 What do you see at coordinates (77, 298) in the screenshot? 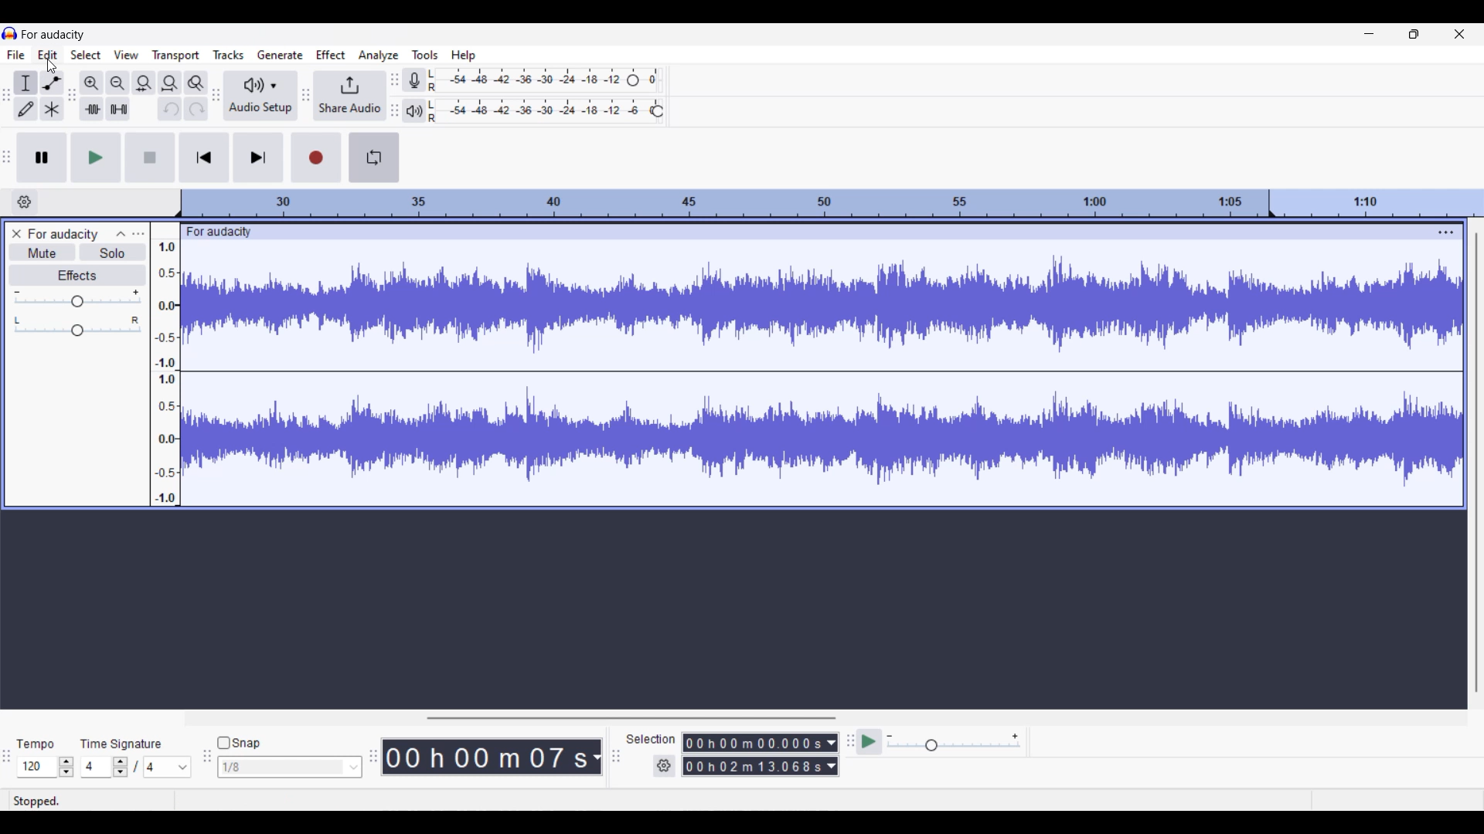
I see `Volume scale` at bounding box center [77, 298].